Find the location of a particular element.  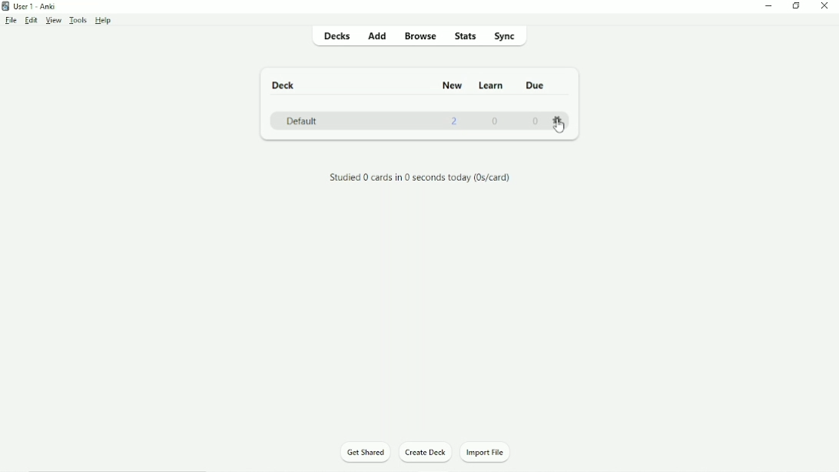

Browse is located at coordinates (421, 35).